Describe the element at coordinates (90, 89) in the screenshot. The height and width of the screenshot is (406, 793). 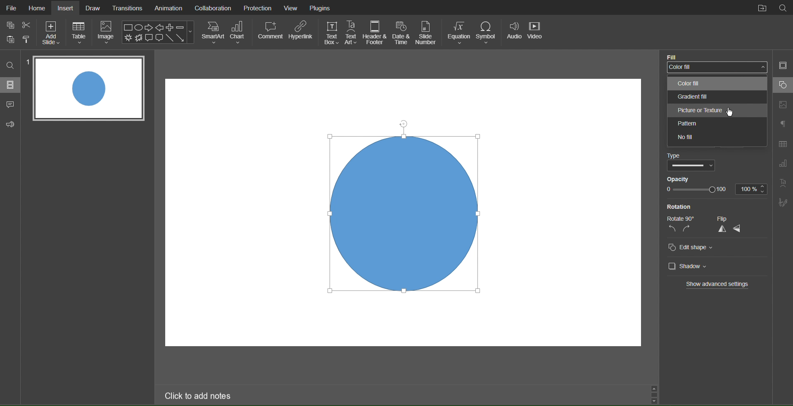
I see `Slide 1` at that location.